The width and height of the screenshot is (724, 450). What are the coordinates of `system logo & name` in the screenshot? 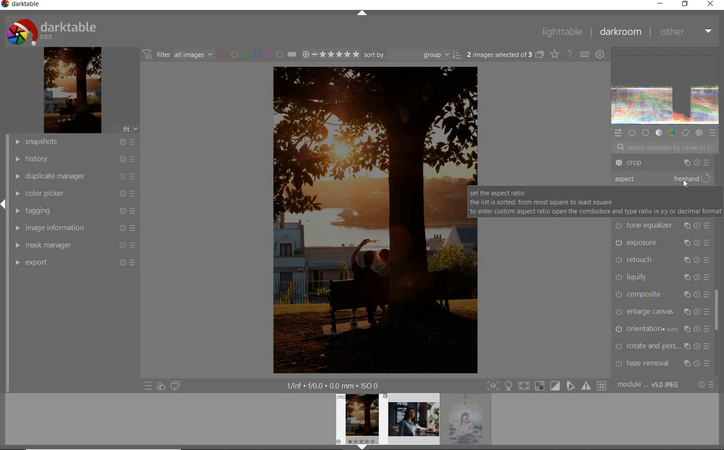 It's located at (53, 32).